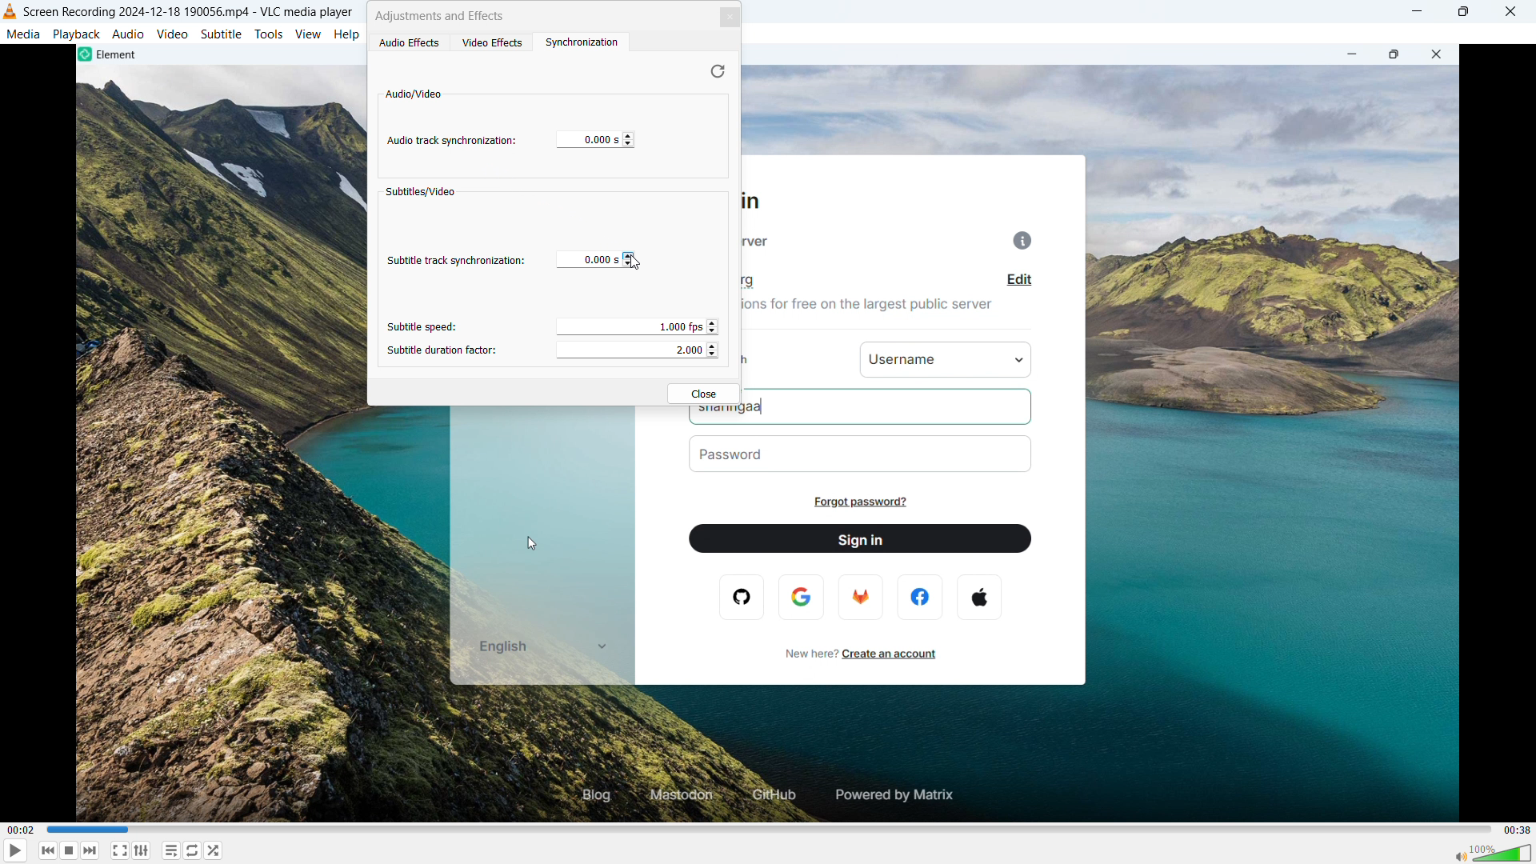  Describe the element at coordinates (421, 192) in the screenshot. I see `subtitles/video` at that location.